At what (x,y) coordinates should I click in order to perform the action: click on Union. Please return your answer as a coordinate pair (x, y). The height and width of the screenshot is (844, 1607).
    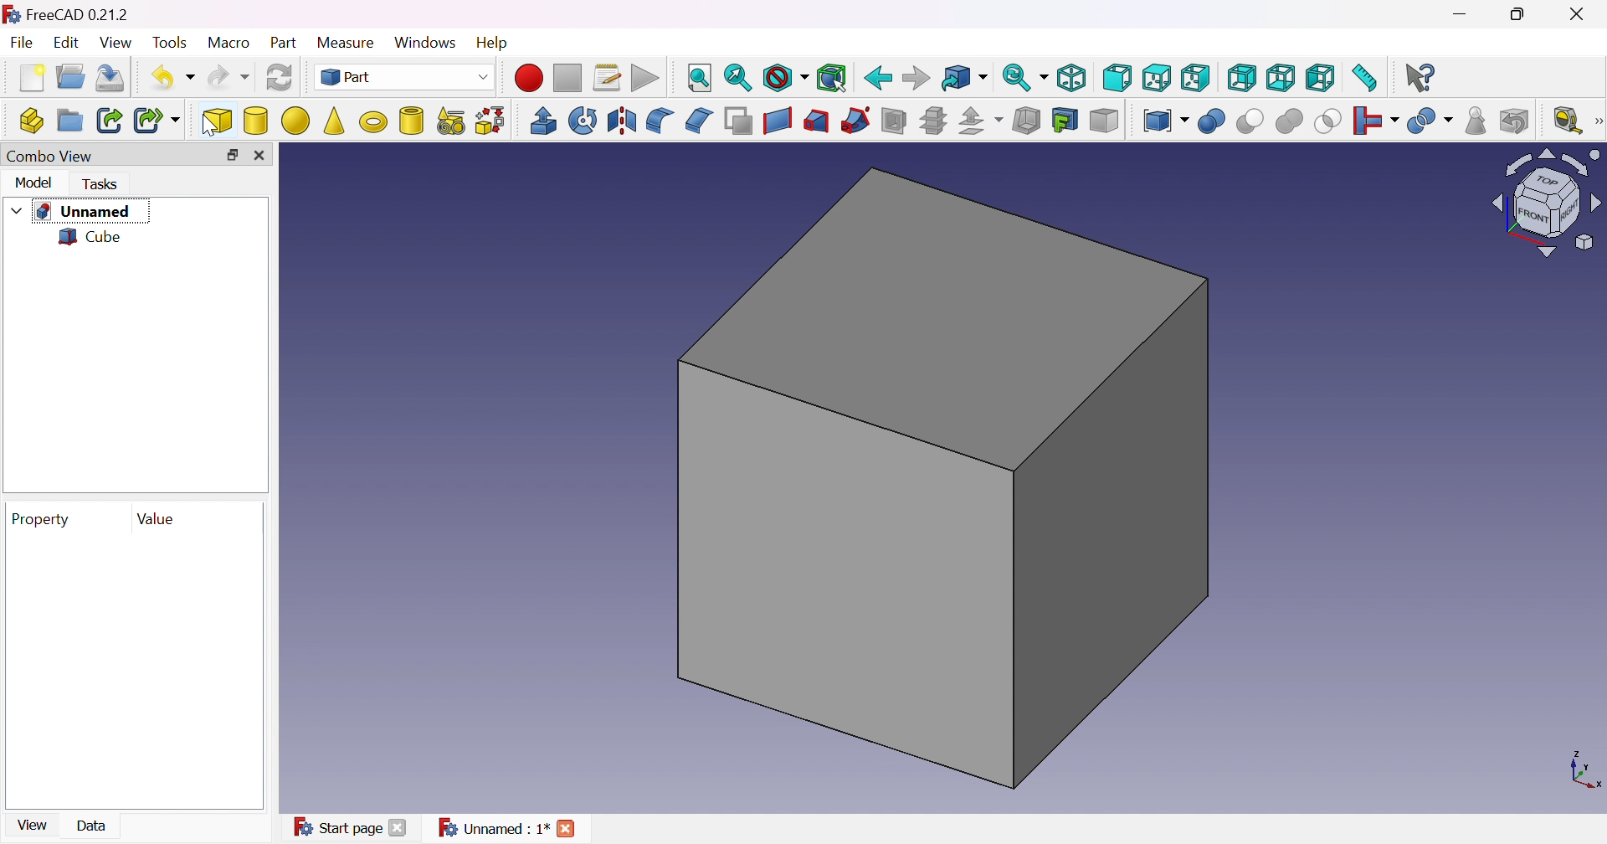
    Looking at the image, I should click on (1291, 121).